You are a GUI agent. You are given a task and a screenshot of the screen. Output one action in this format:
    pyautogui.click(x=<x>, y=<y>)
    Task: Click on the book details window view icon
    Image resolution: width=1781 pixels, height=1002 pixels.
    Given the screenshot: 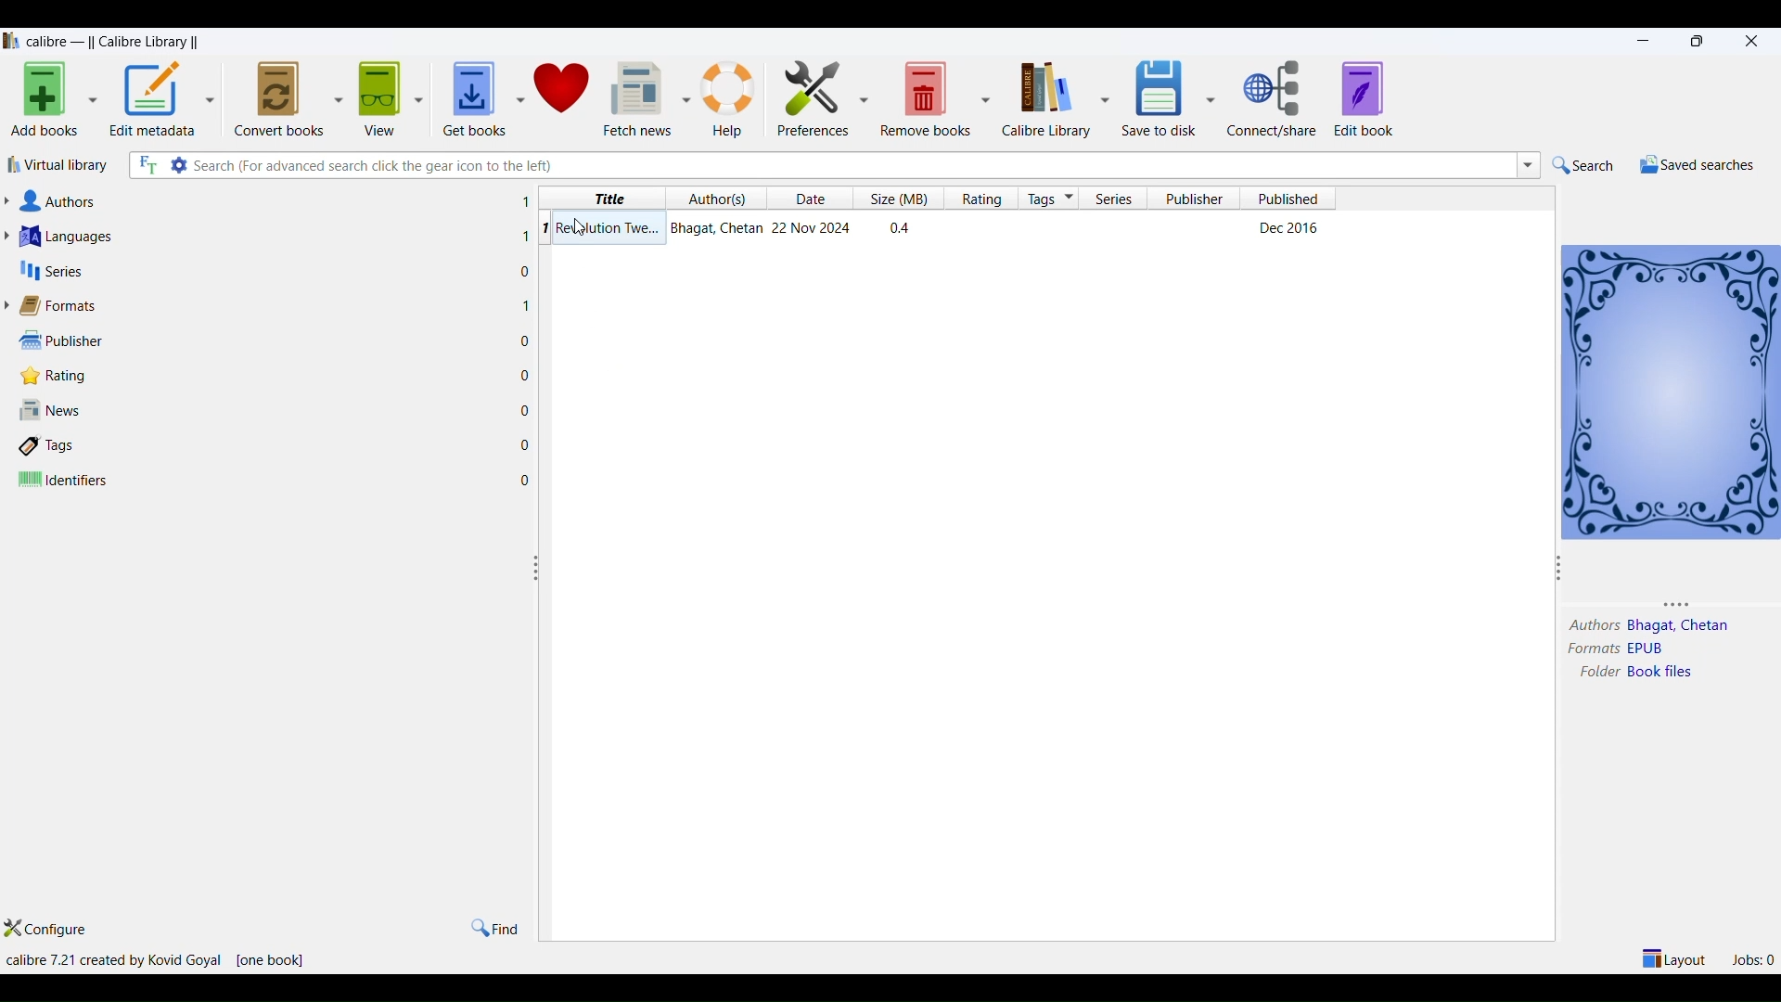 What is the action you would take?
    pyautogui.click(x=1671, y=390)
    